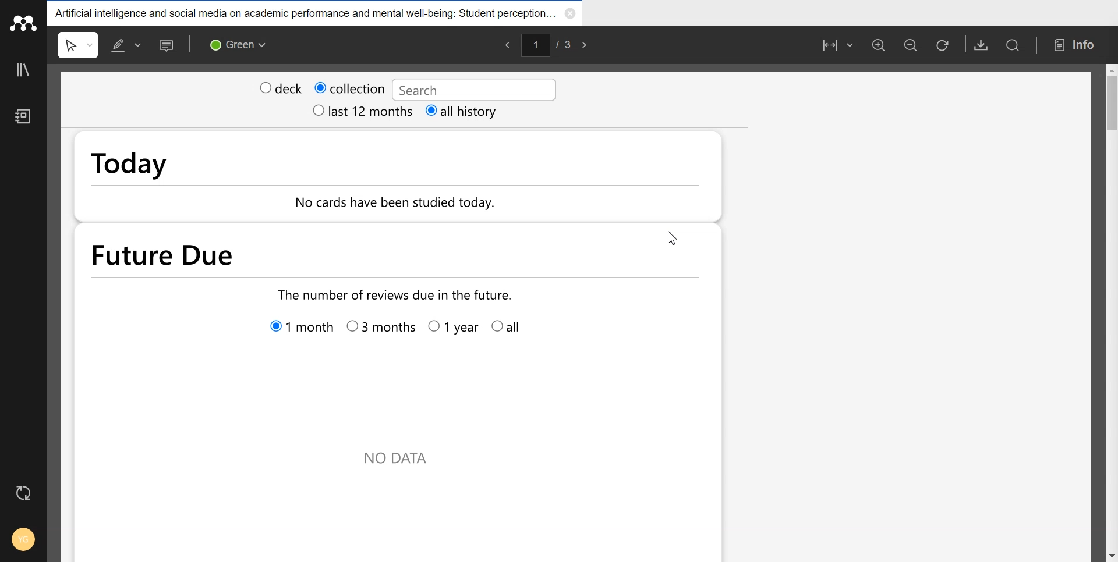 The width and height of the screenshot is (1118, 562). Describe the element at coordinates (317, 255) in the screenshot. I see `Future due` at that location.